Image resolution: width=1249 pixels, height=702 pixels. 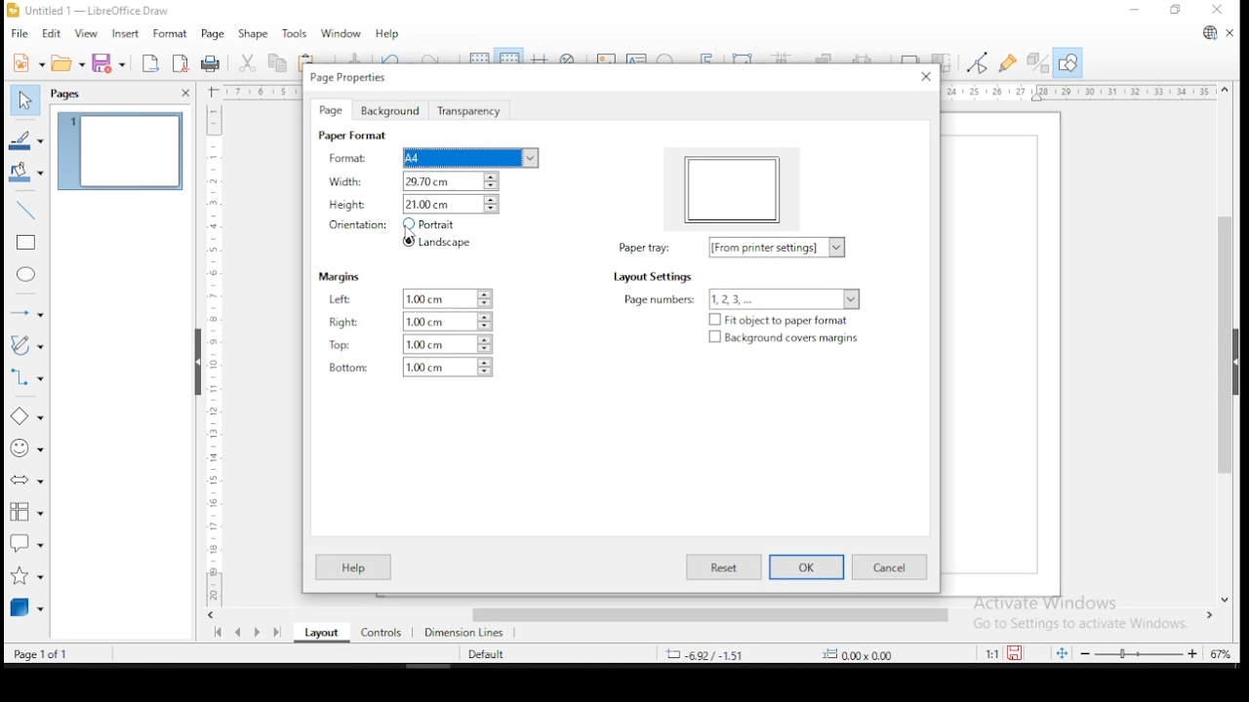 What do you see at coordinates (980, 62) in the screenshot?
I see `toggle point edit mode` at bounding box center [980, 62].